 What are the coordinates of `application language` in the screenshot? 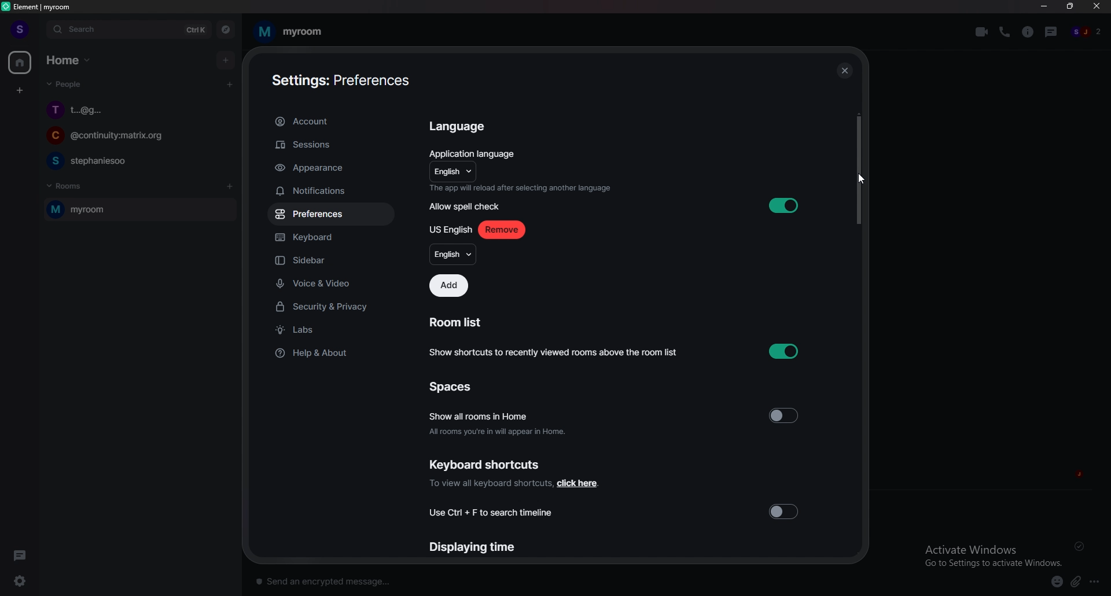 It's located at (474, 153).